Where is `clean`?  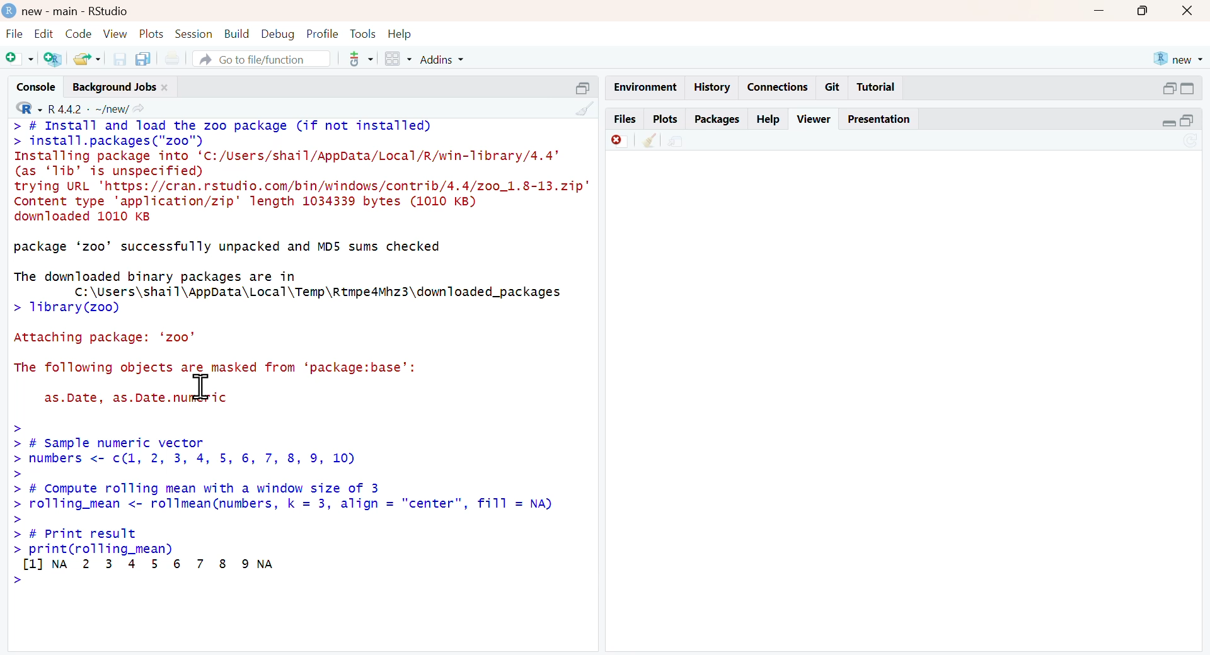 clean is located at coordinates (585, 108).